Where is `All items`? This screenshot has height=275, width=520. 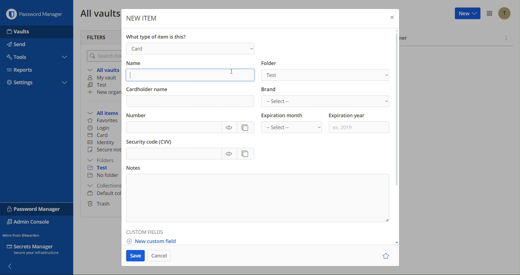 All items is located at coordinates (103, 113).